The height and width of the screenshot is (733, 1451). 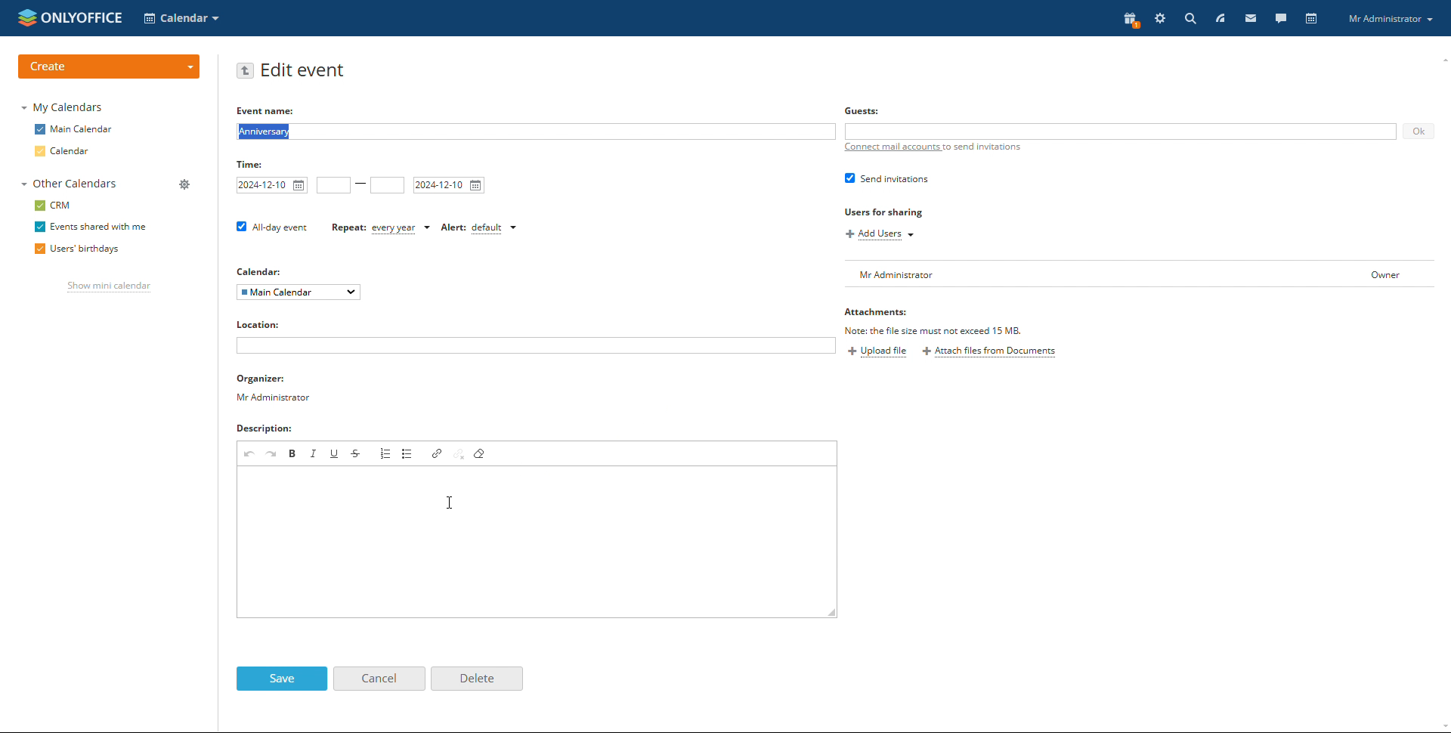 I want to click on set alert, so click(x=480, y=228).